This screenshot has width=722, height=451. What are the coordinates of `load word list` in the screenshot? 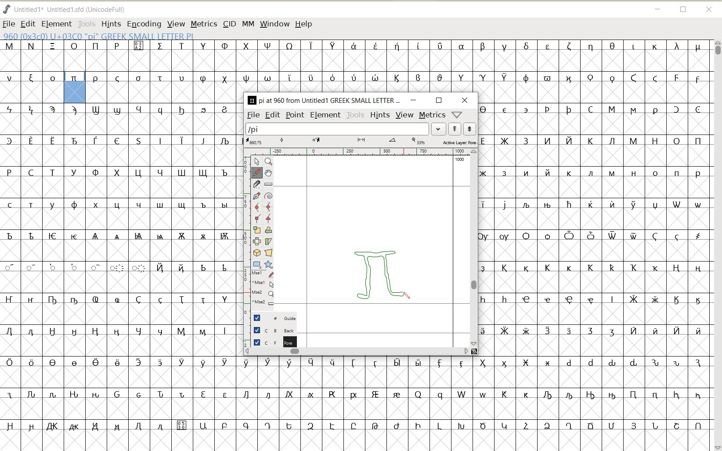 It's located at (346, 128).